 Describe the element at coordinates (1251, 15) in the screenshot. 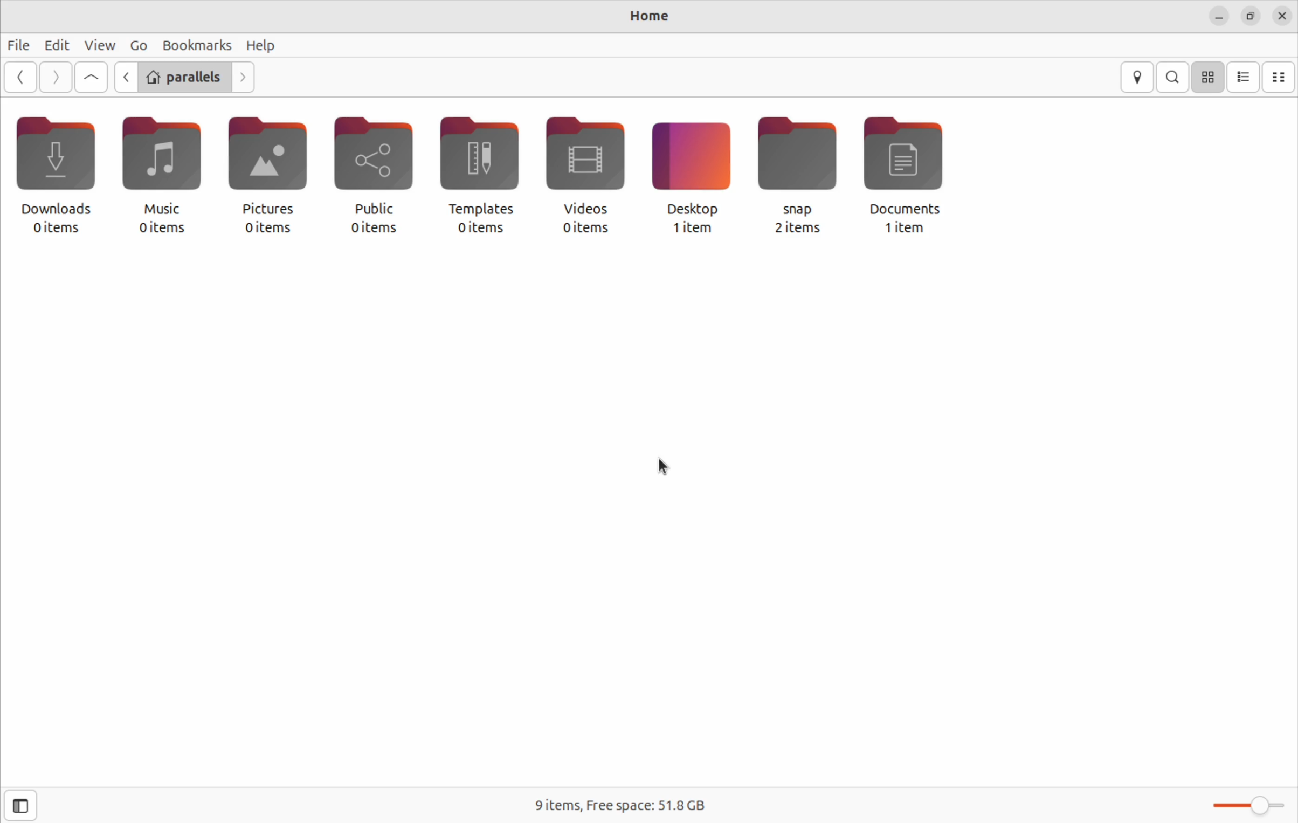

I see `resize` at that location.